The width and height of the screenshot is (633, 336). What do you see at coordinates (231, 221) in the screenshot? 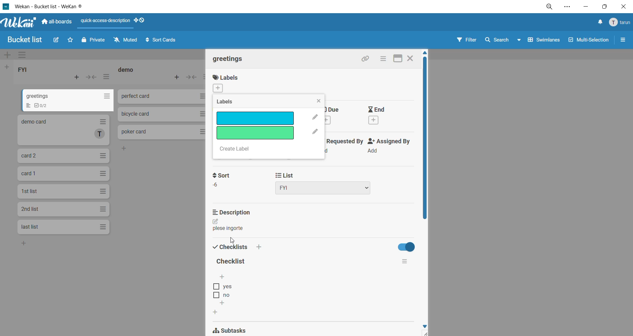
I see `description` at bounding box center [231, 221].